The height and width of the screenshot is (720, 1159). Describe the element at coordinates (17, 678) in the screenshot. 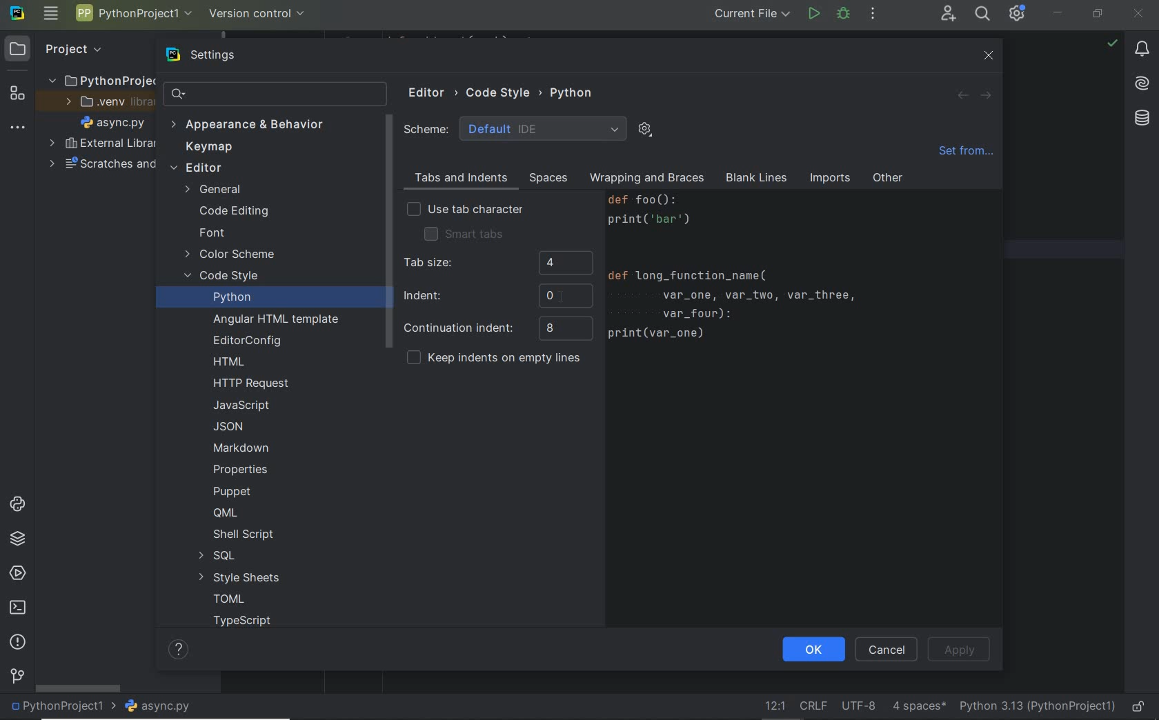

I see `version control` at that location.